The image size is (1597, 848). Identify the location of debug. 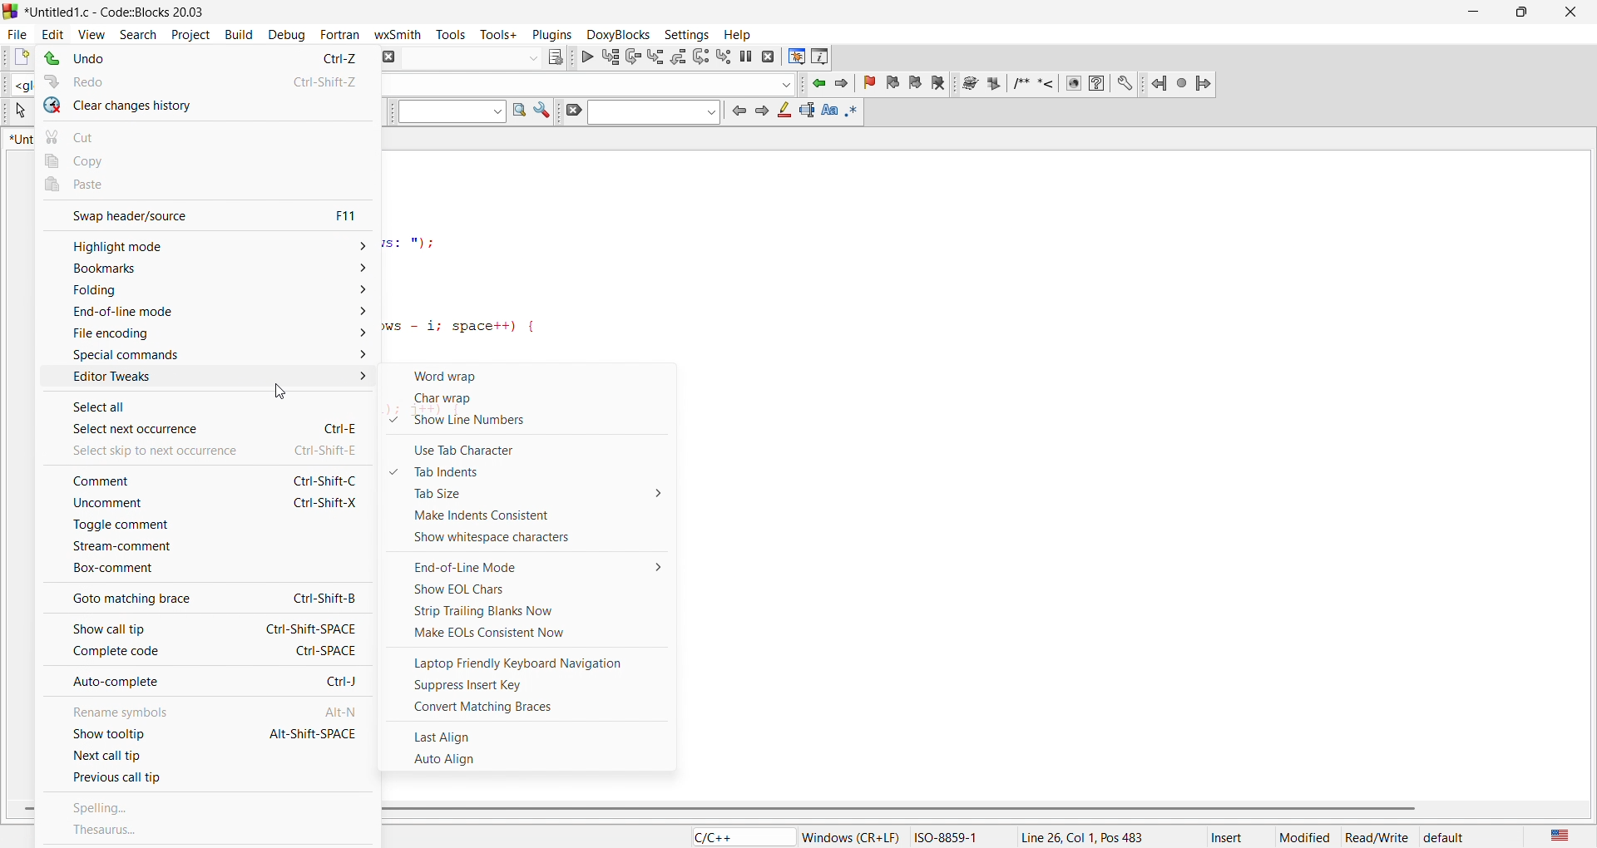
(288, 33).